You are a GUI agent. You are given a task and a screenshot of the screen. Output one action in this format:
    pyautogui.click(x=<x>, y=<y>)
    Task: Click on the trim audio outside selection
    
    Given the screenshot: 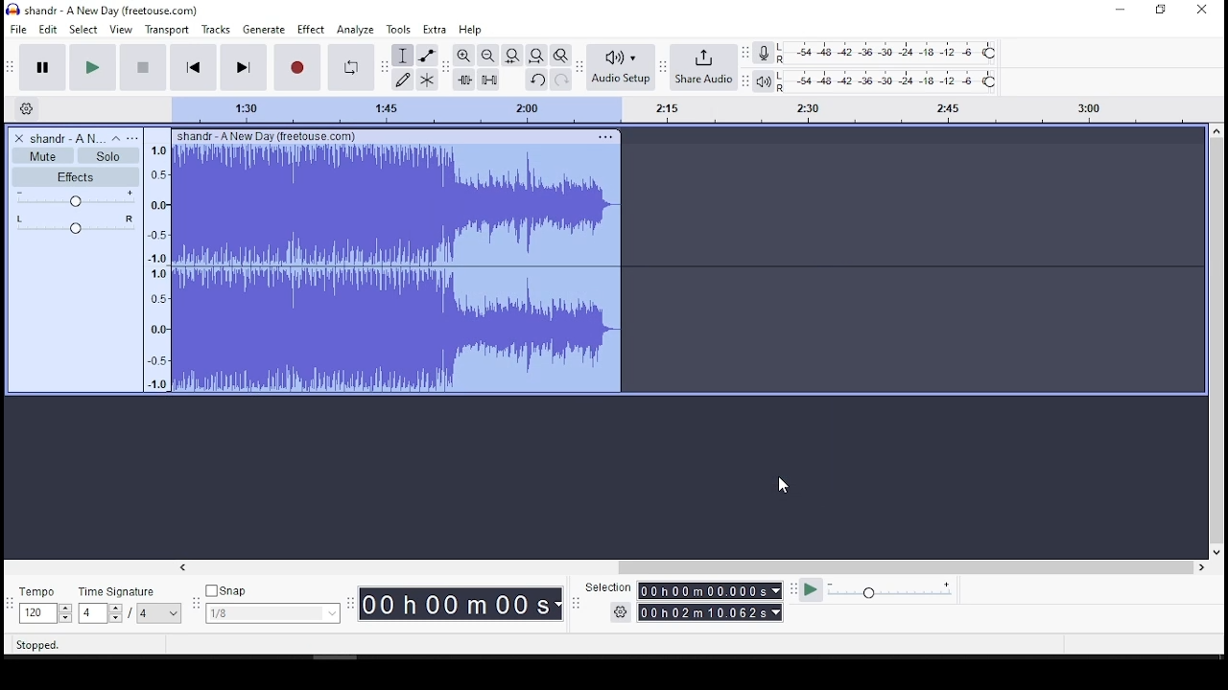 What is the action you would take?
    pyautogui.click(x=464, y=80)
    